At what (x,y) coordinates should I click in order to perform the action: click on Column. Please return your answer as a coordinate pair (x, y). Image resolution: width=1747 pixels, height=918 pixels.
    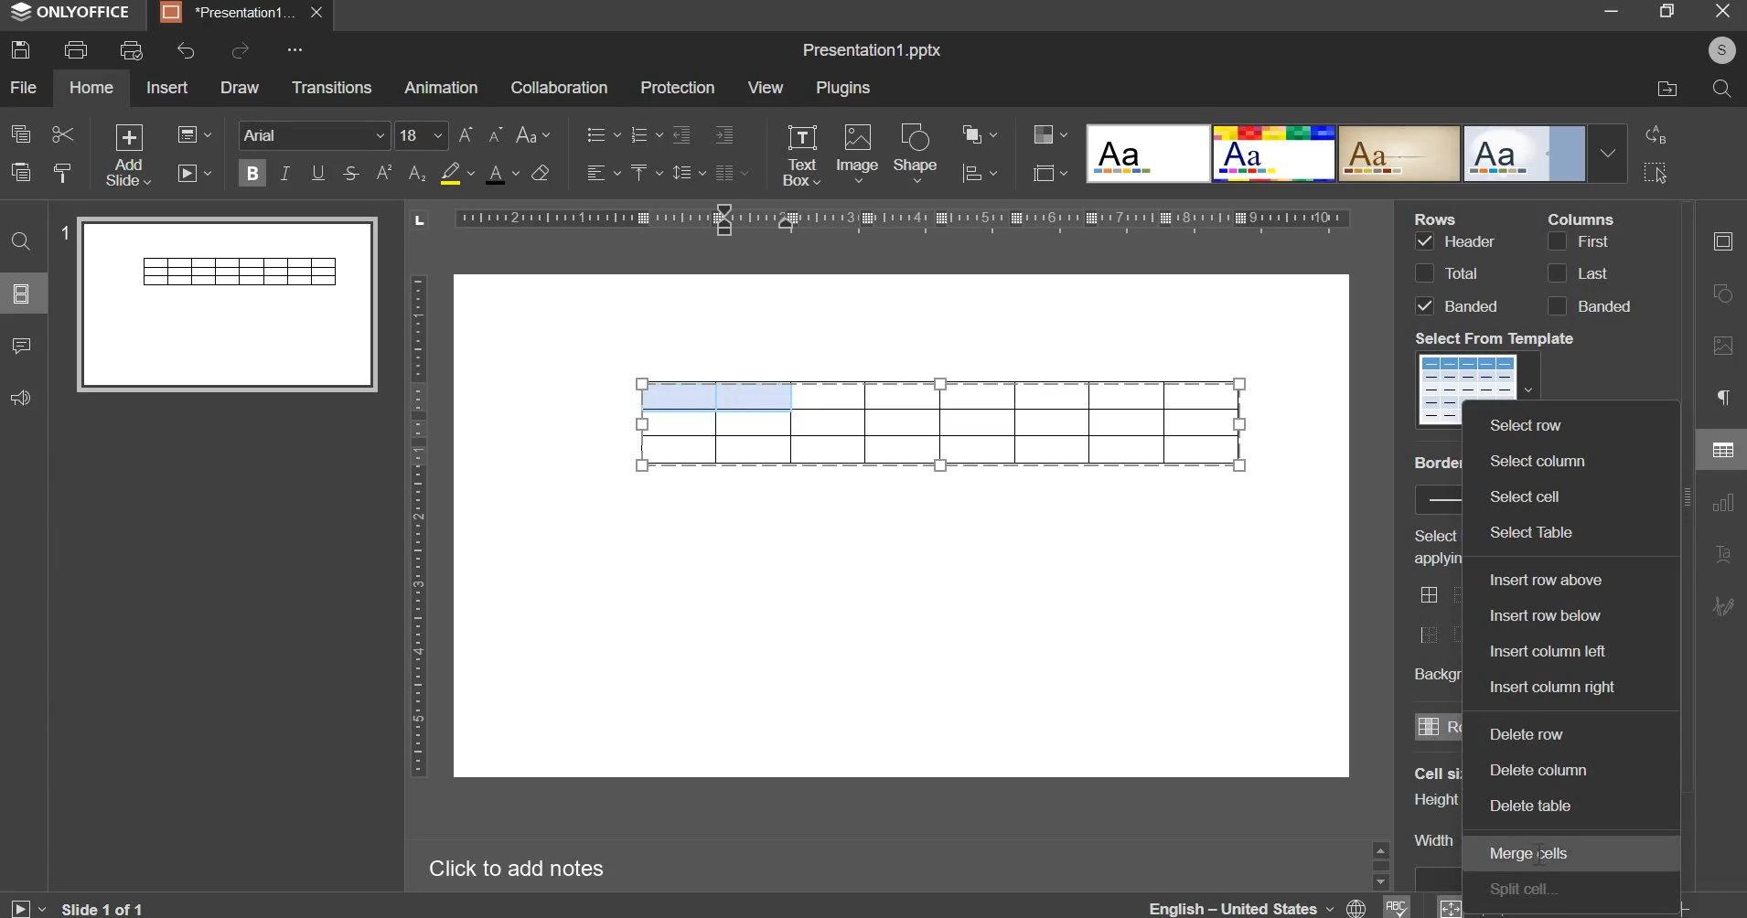
    Looking at the image, I should click on (1581, 218).